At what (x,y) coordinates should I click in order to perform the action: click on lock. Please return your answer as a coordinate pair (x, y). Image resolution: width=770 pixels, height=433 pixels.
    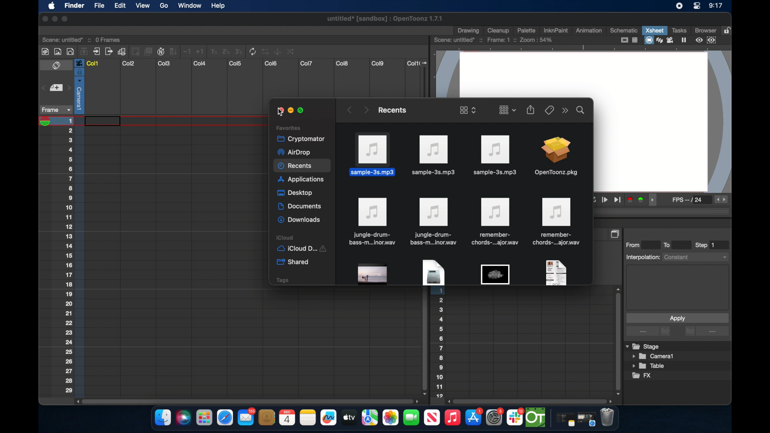
    Looking at the image, I should click on (728, 30).